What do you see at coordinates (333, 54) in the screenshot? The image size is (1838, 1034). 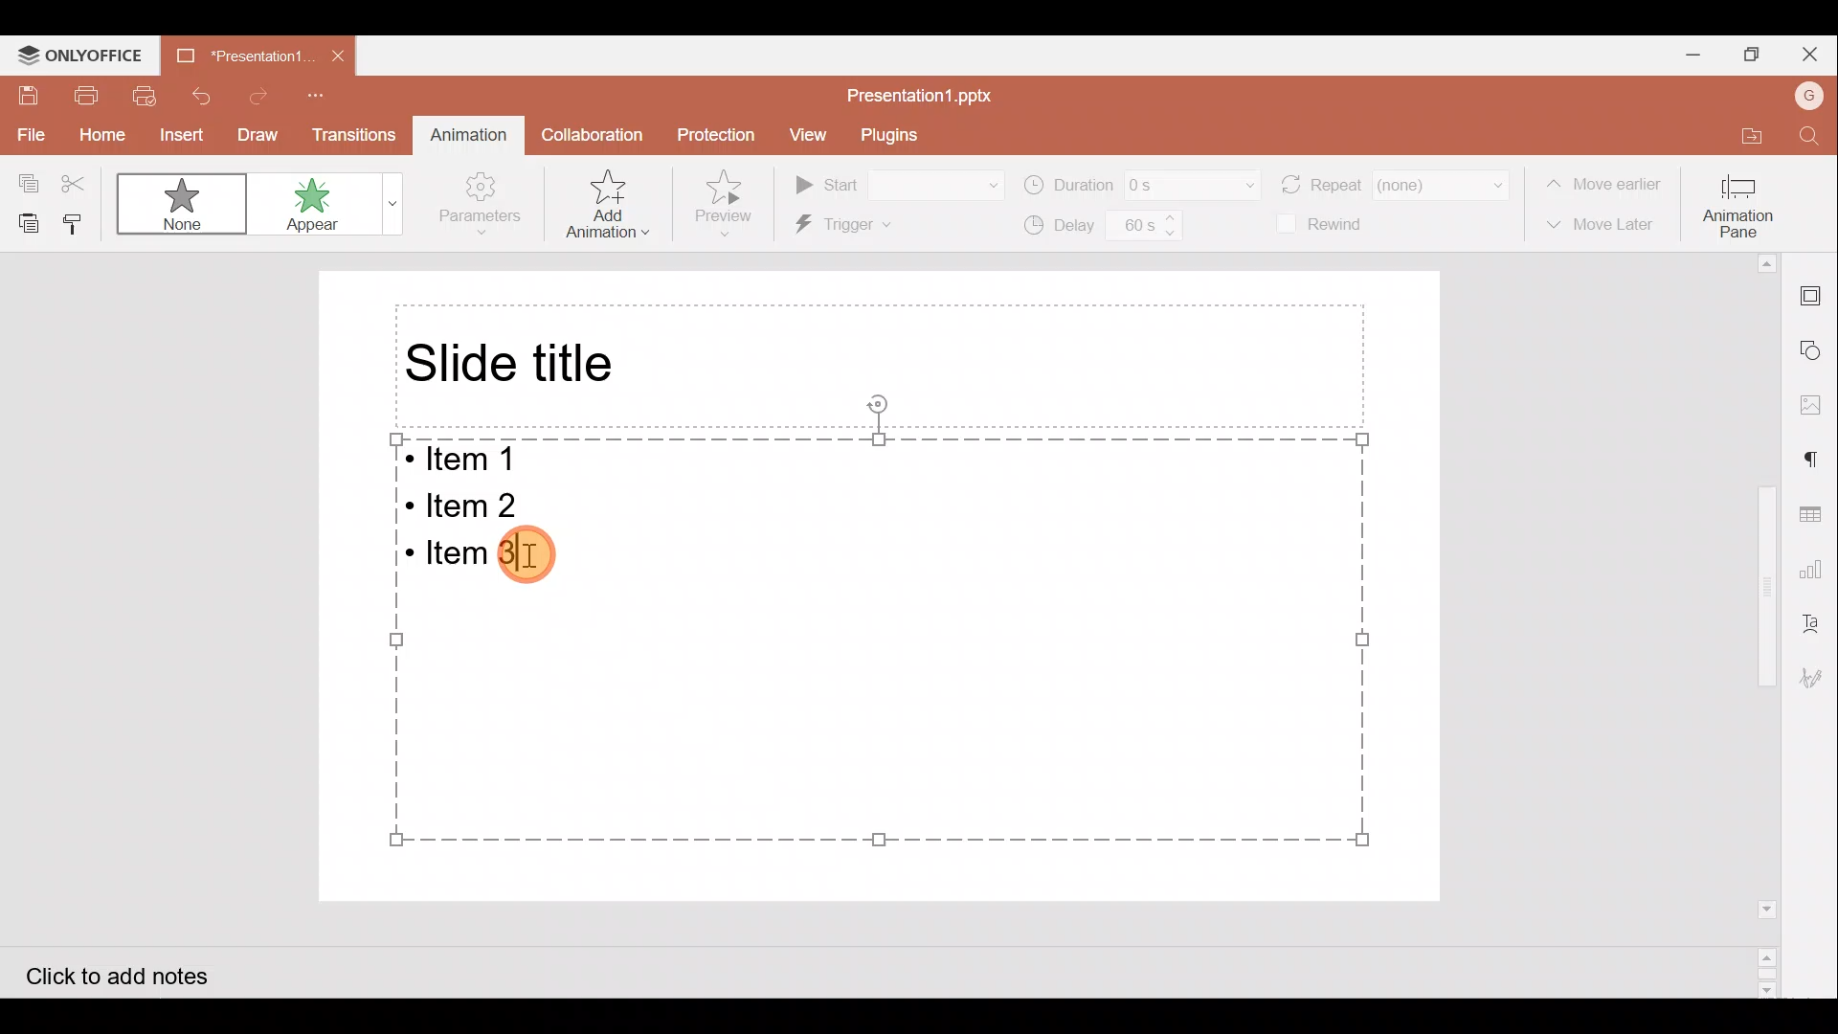 I see `Close document` at bounding box center [333, 54].